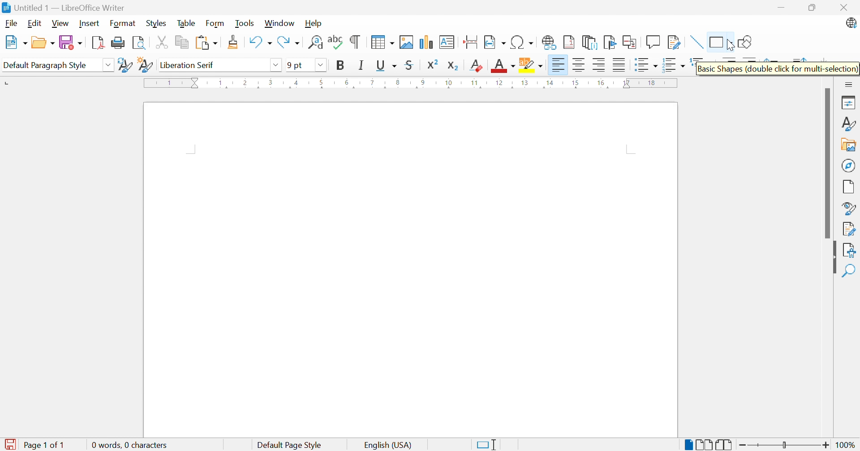  I want to click on Scroll bar, so click(830, 163).